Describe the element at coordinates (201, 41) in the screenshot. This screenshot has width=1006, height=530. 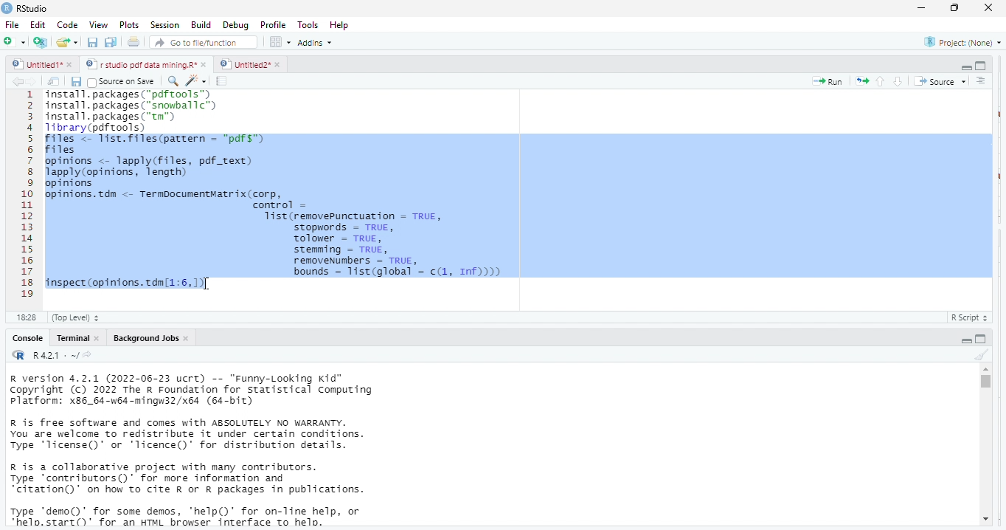
I see `go to file /function` at that location.